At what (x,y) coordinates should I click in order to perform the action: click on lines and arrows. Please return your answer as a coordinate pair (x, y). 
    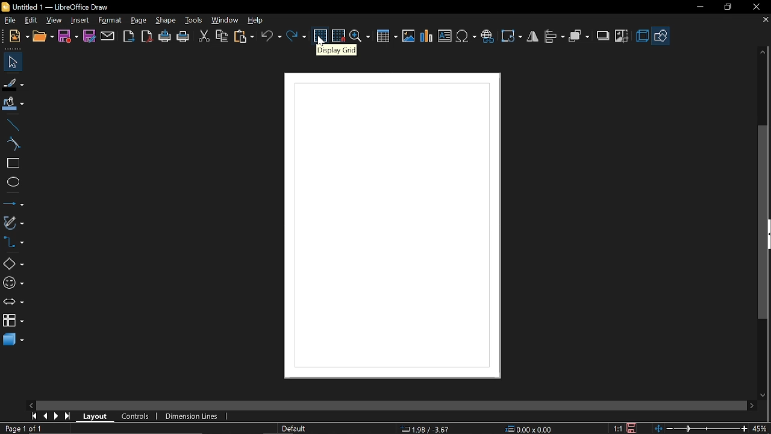
    Looking at the image, I should click on (14, 204).